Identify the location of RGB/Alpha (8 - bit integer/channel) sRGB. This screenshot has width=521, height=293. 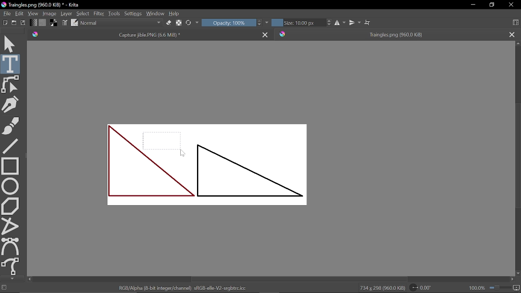
(185, 288).